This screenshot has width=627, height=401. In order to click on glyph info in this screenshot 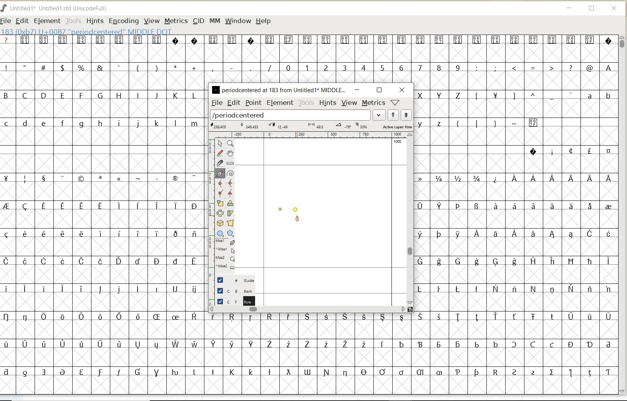, I will do `click(87, 31)`.